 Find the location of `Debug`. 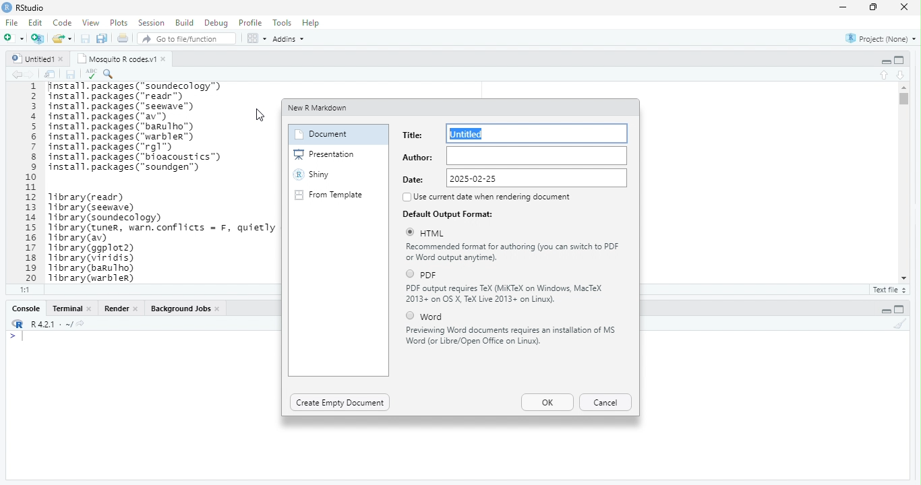

Debug is located at coordinates (218, 24).